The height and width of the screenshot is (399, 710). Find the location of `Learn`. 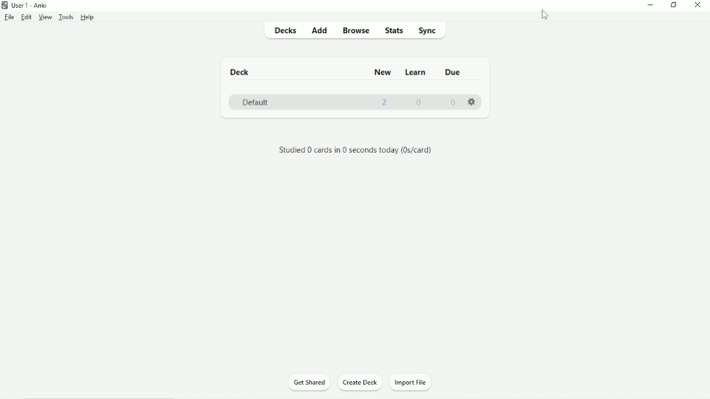

Learn is located at coordinates (417, 72).